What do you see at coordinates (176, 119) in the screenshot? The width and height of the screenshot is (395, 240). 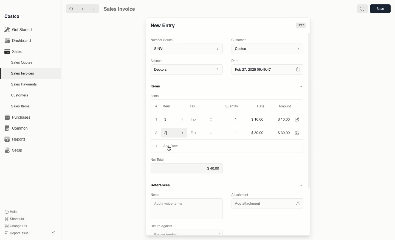 I see `3` at bounding box center [176, 119].